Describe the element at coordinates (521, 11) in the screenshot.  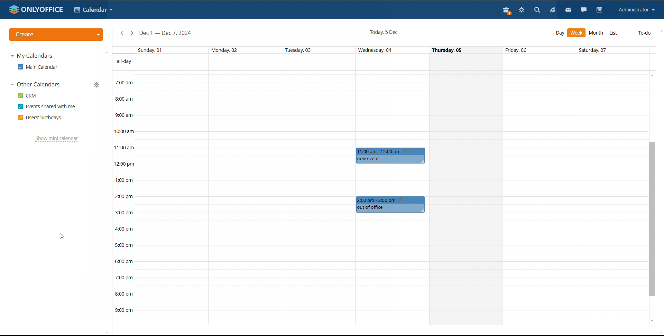
I see `settings` at that location.